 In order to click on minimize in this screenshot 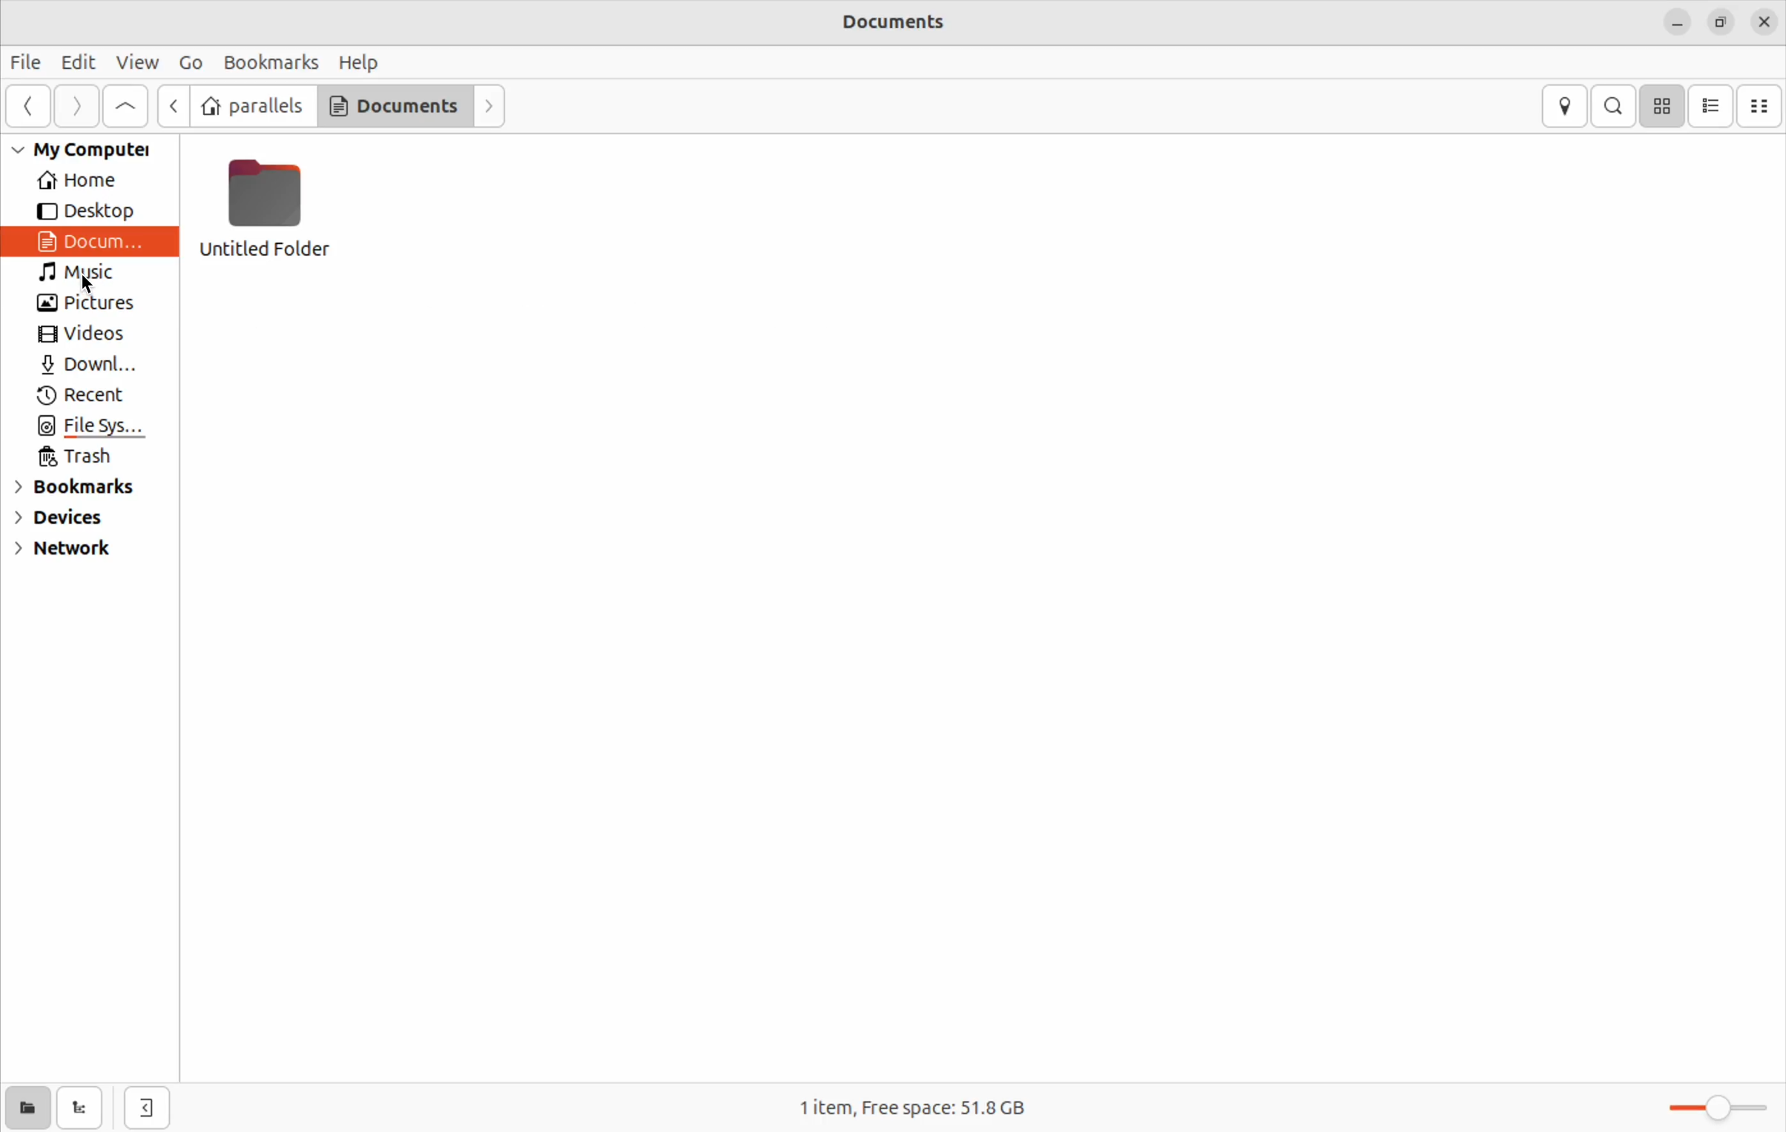, I will do `click(1676, 23)`.